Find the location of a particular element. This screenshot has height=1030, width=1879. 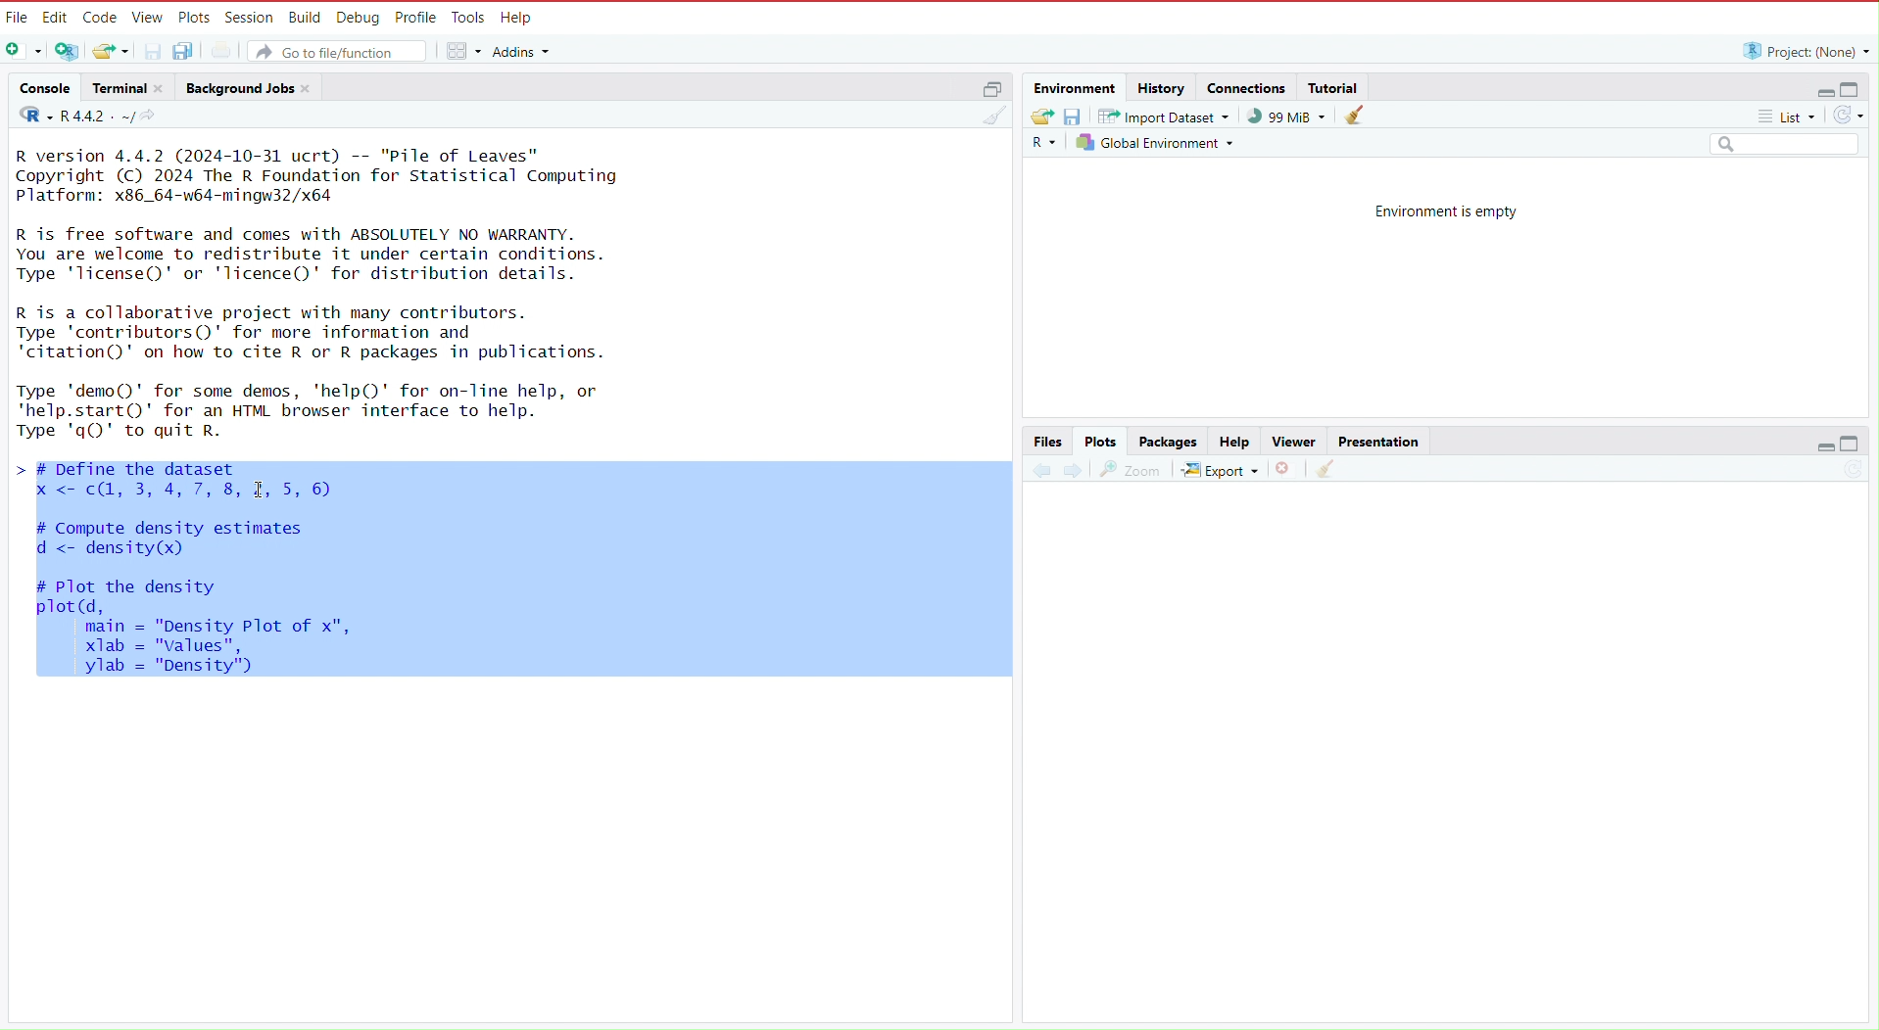

packages is located at coordinates (1168, 440).